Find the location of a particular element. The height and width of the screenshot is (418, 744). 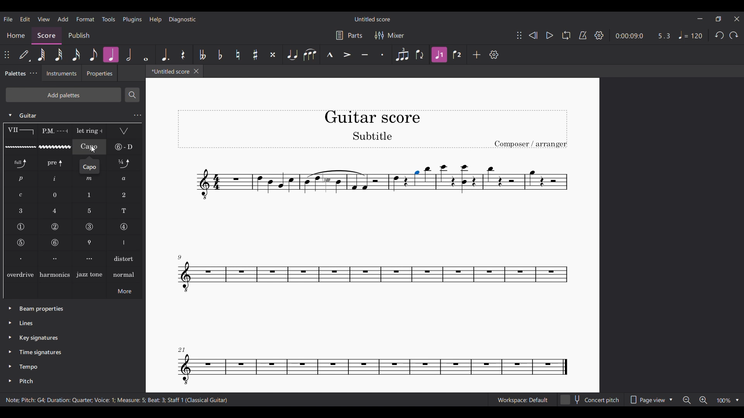

Palm mute is located at coordinates (54, 131).